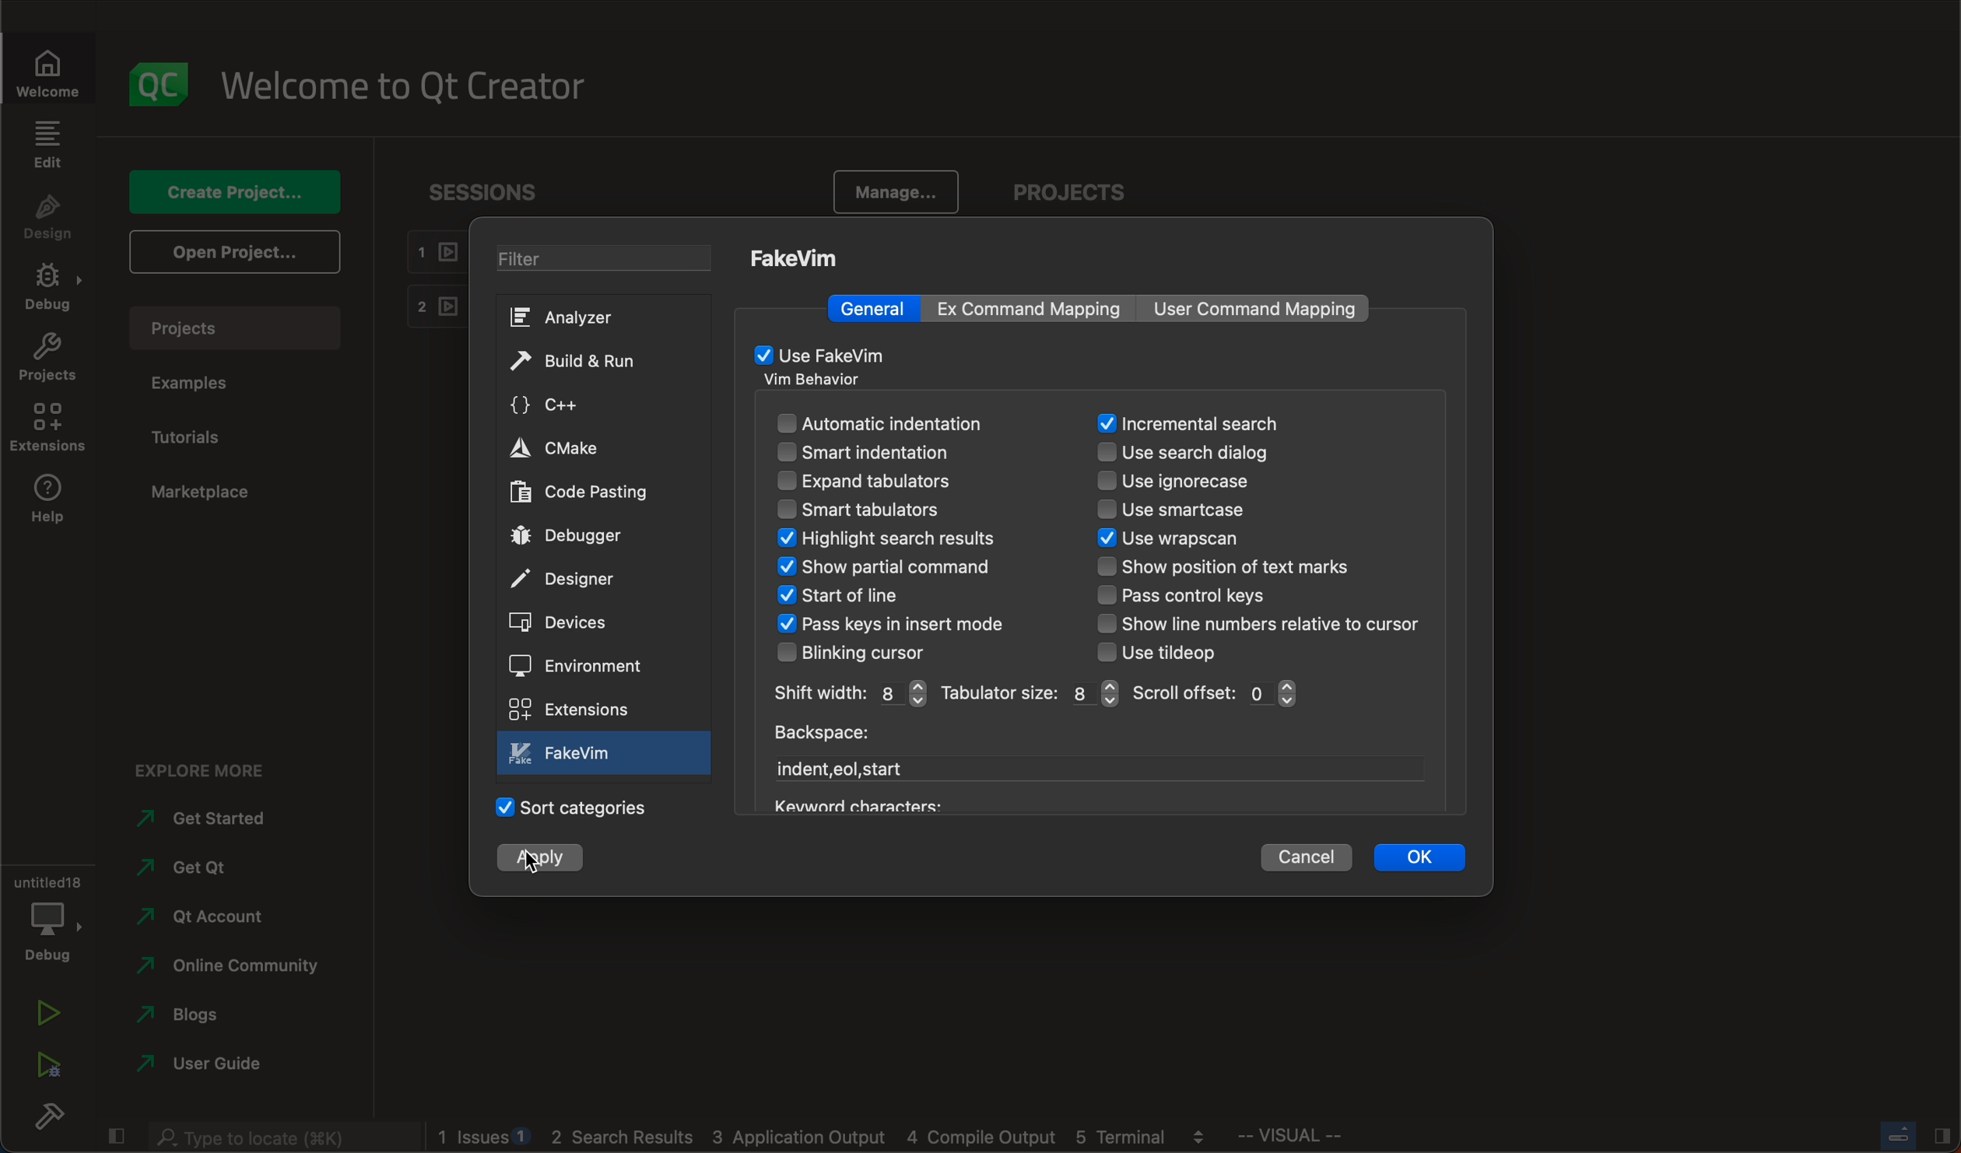 The width and height of the screenshot is (1961, 1153). Describe the element at coordinates (586, 450) in the screenshot. I see `cmake` at that location.